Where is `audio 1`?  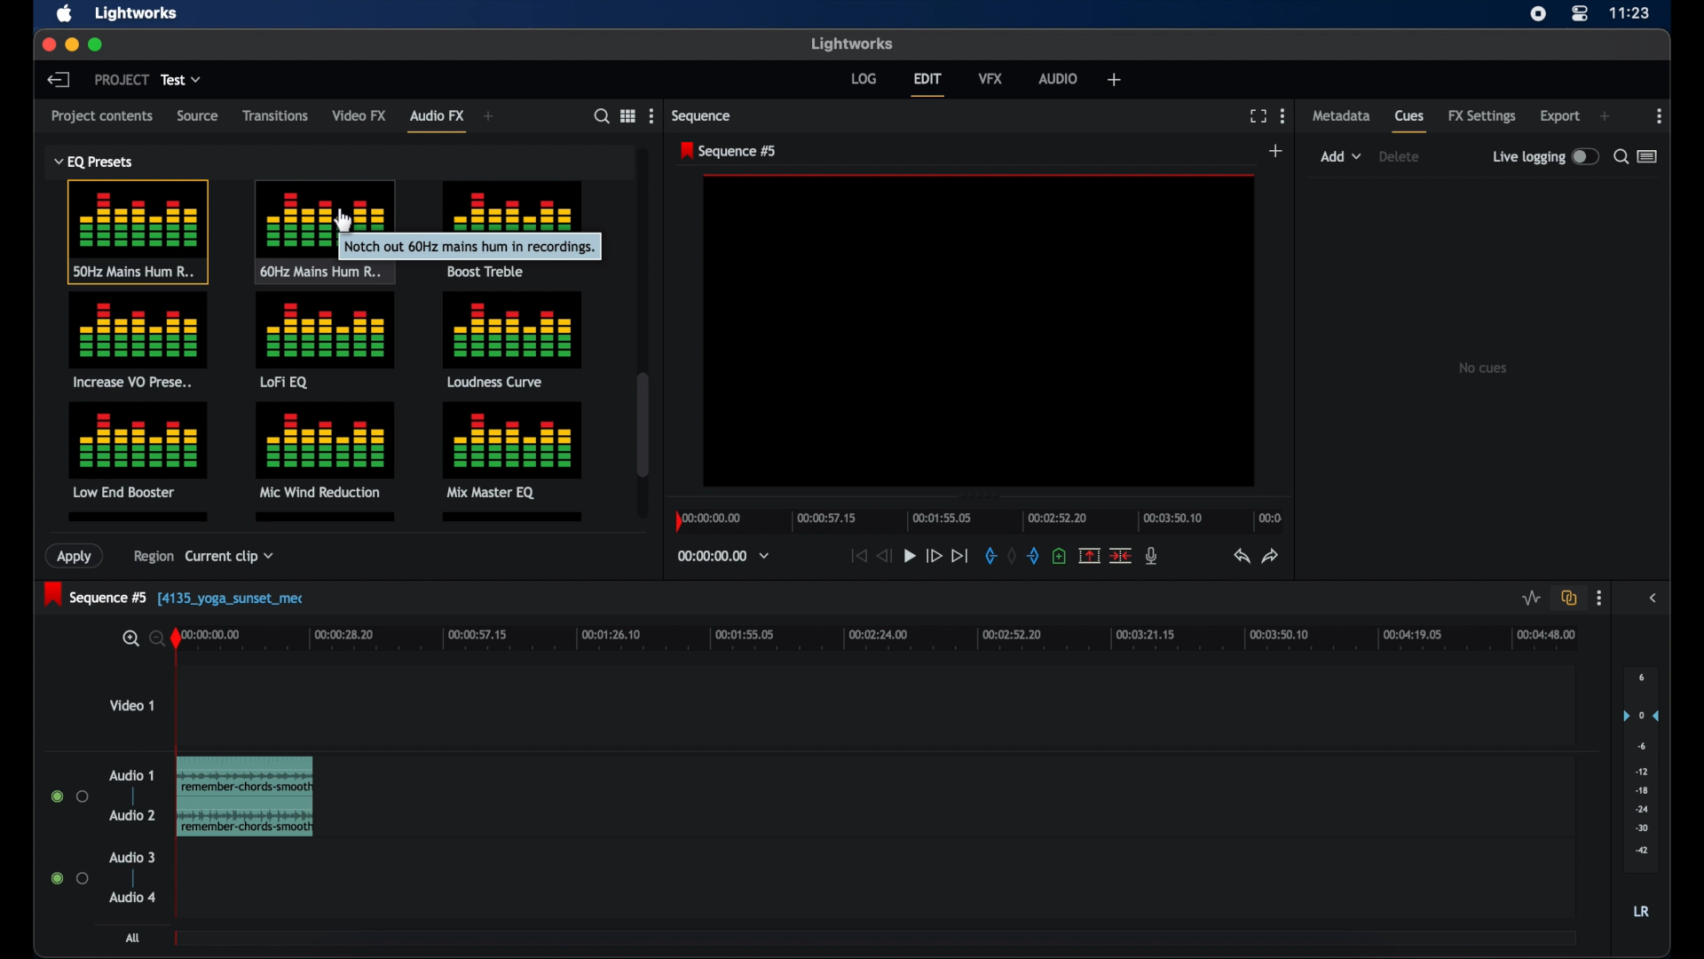
audio 1 is located at coordinates (131, 775).